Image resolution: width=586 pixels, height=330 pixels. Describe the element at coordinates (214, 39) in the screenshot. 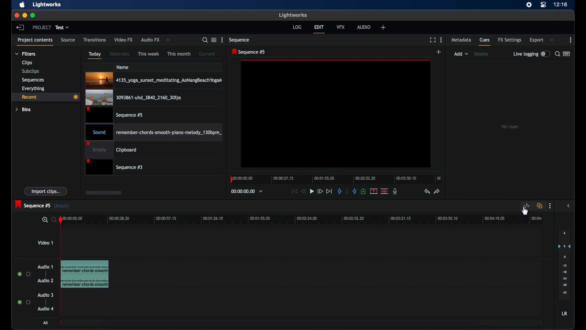

I see `toggle list or tile view` at that location.